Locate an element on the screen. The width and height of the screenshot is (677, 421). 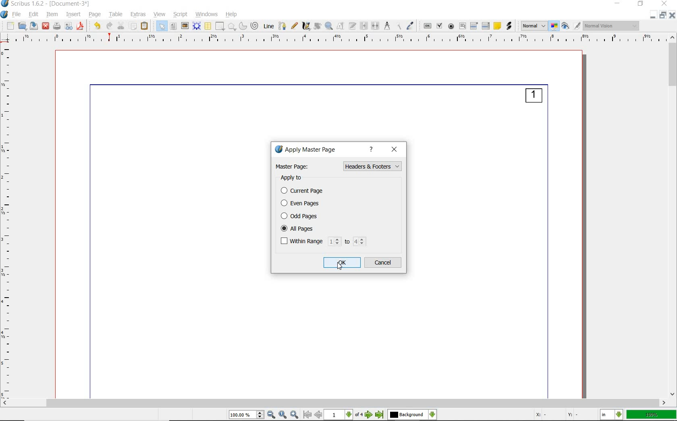
go to first page is located at coordinates (307, 415).